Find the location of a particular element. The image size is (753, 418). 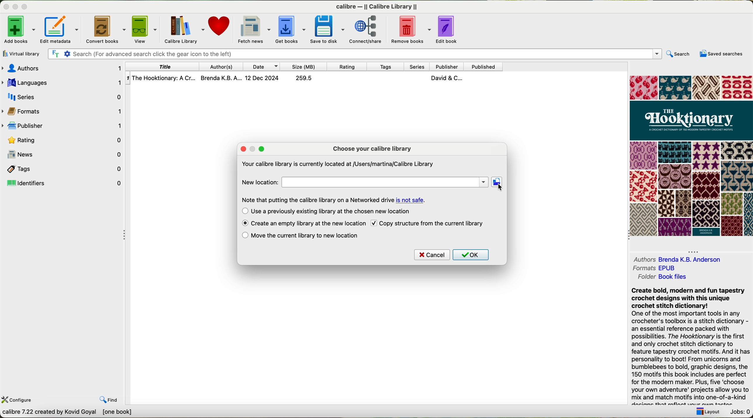

find is located at coordinates (108, 400).